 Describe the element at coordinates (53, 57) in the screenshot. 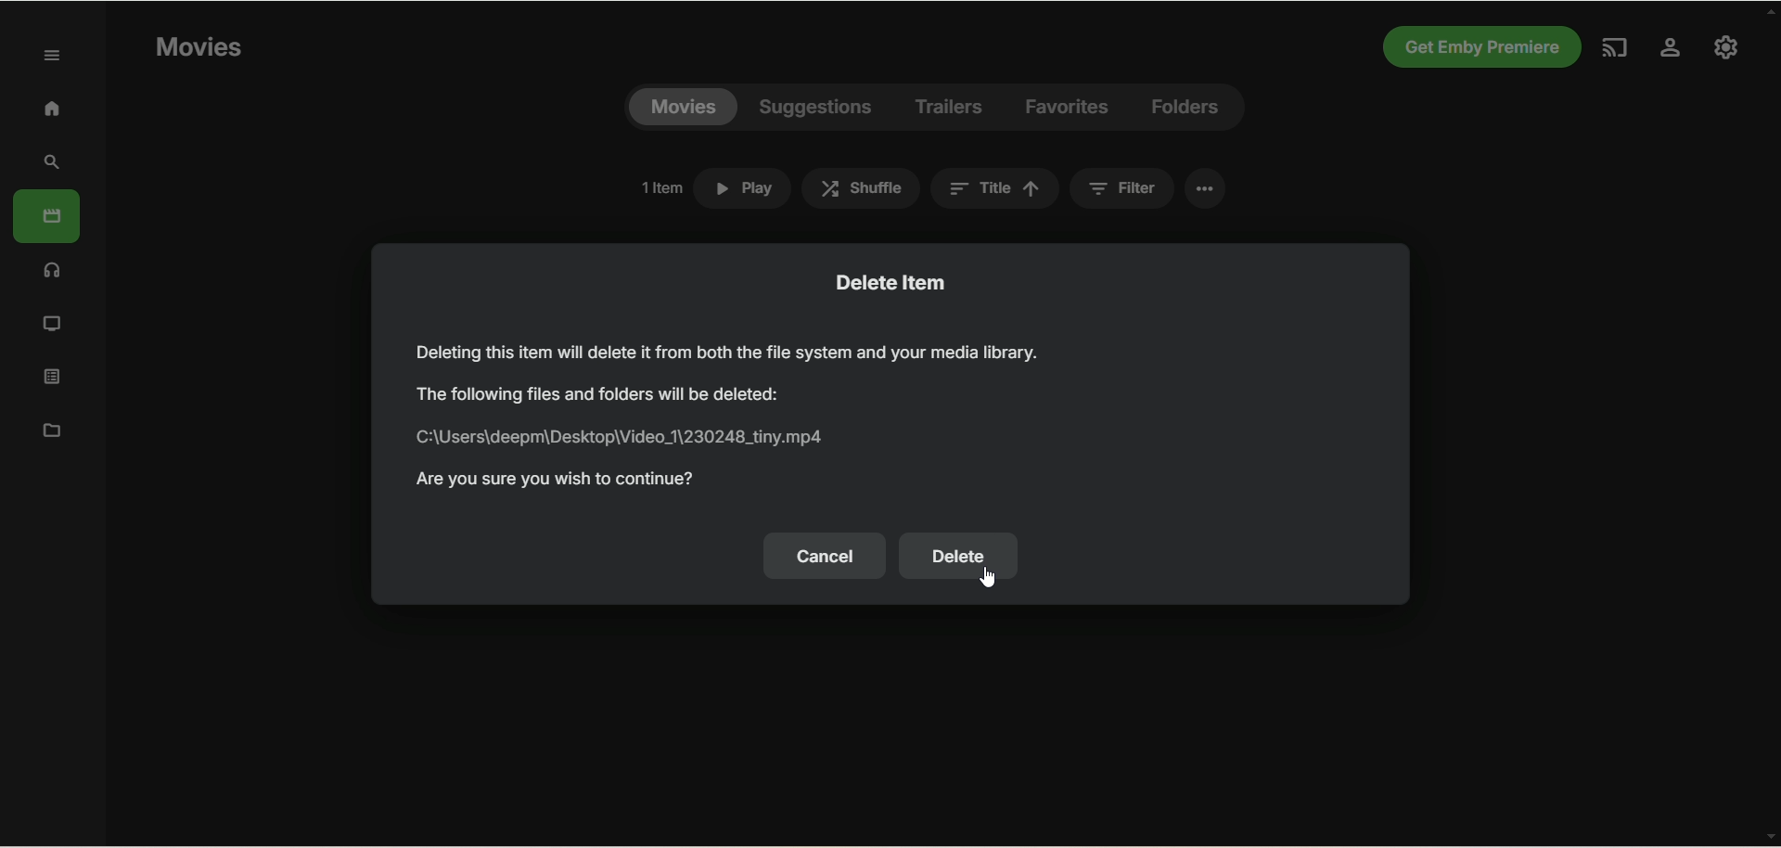

I see `Expand` at that location.